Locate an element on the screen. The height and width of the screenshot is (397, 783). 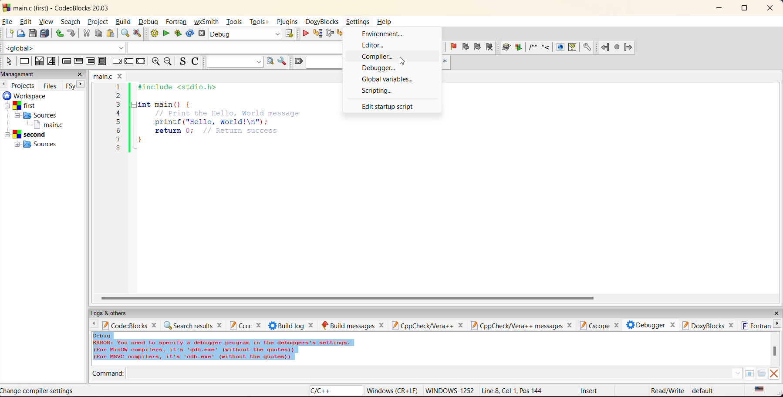
environment is located at coordinates (387, 34).